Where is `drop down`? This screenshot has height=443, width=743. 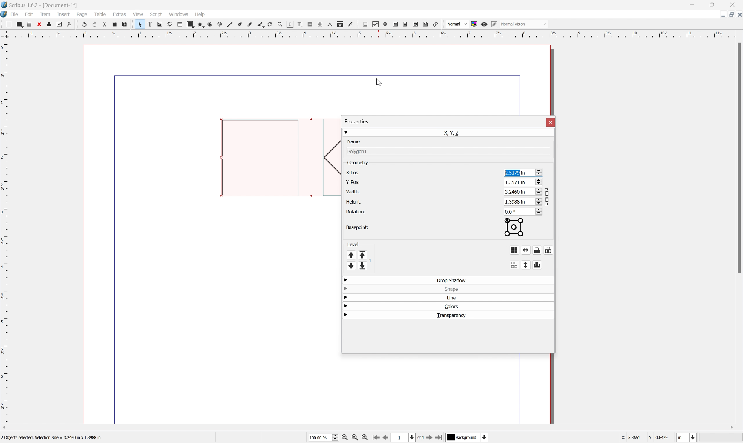 drop down is located at coordinates (347, 297).